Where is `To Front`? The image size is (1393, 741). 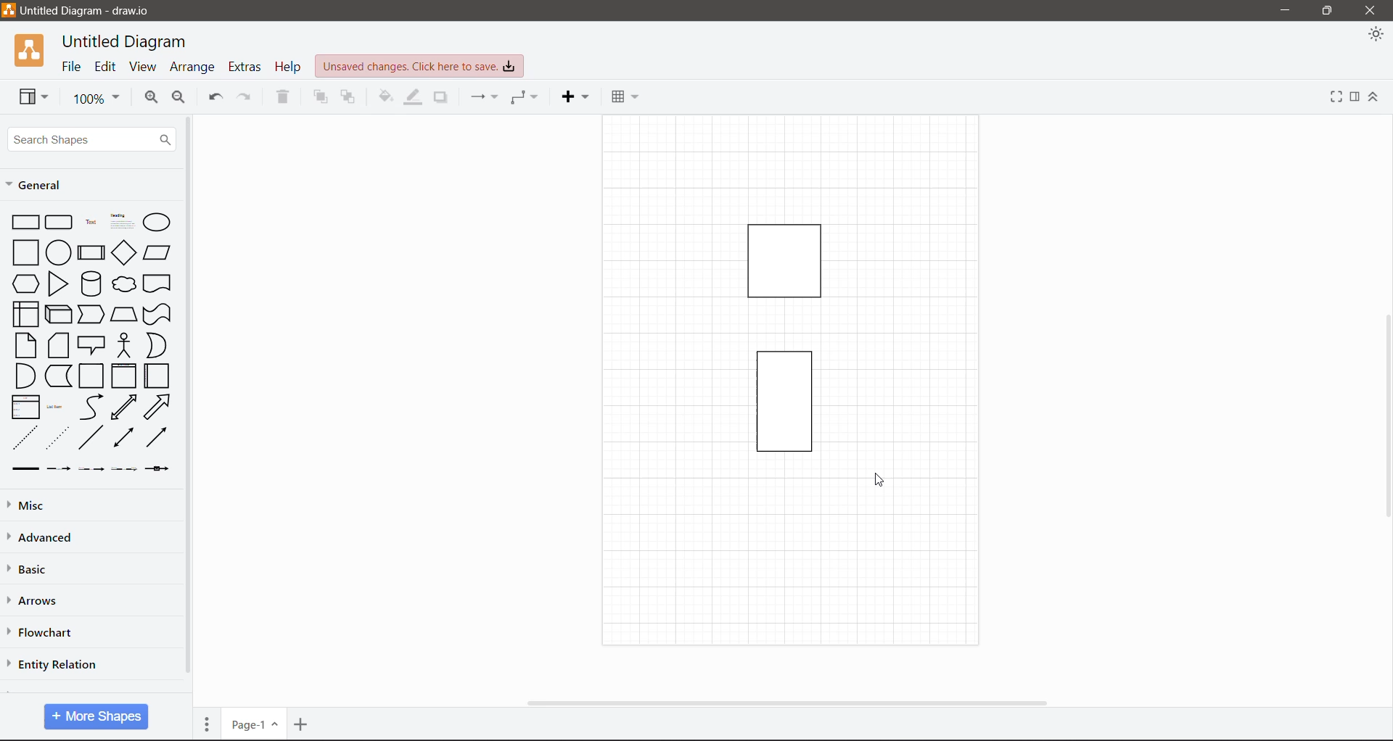 To Front is located at coordinates (320, 97).